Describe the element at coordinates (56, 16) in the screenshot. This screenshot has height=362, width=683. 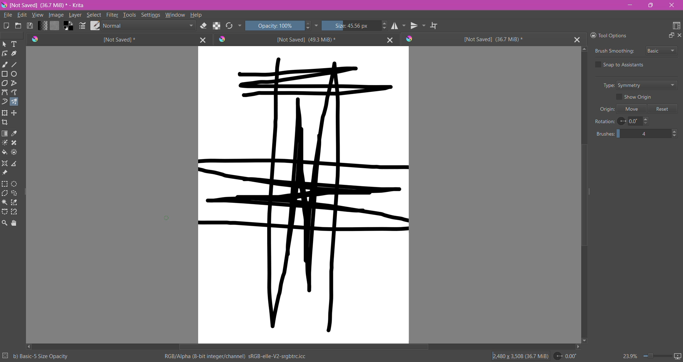
I see `Image` at that location.